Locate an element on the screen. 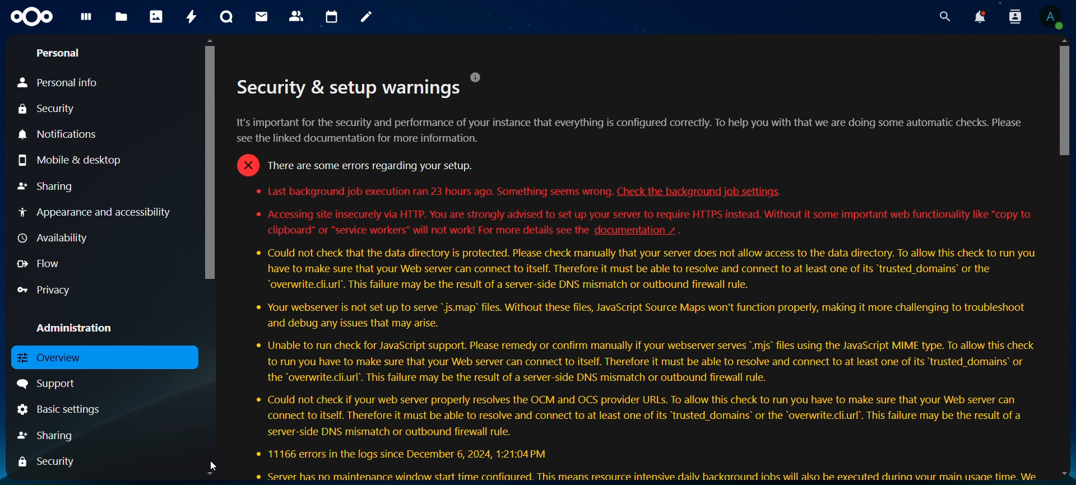  View Profile is located at coordinates (1054, 18).